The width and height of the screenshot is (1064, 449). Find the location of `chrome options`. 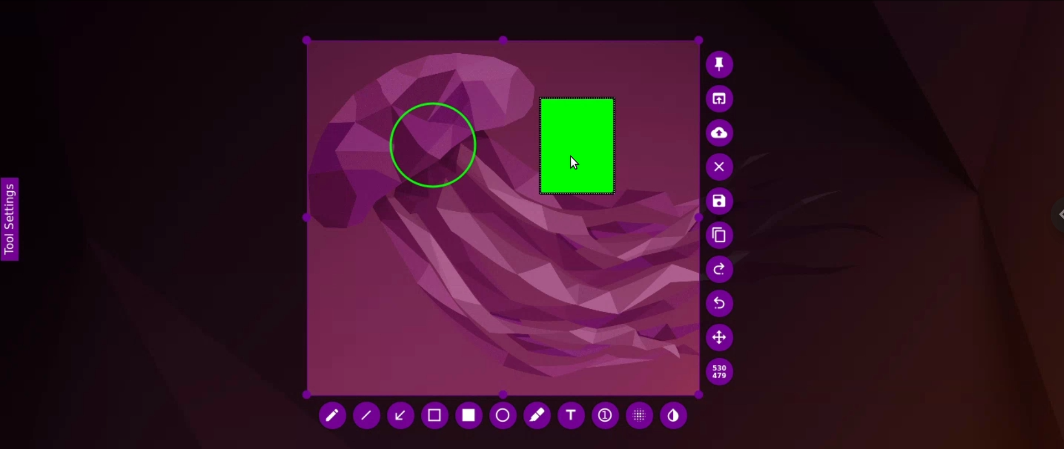

chrome options is located at coordinates (1050, 215).